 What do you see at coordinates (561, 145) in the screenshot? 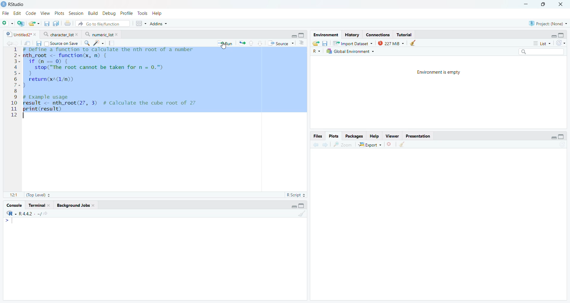
I see `Refresh list` at bounding box center [561, 145].